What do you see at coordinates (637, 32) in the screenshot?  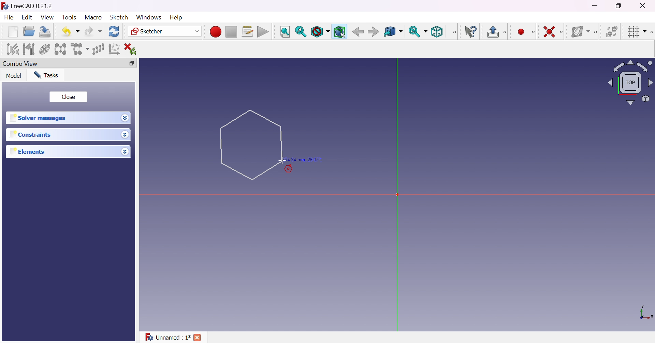 I see `Toggle grid` at bounding box center [637, 32].